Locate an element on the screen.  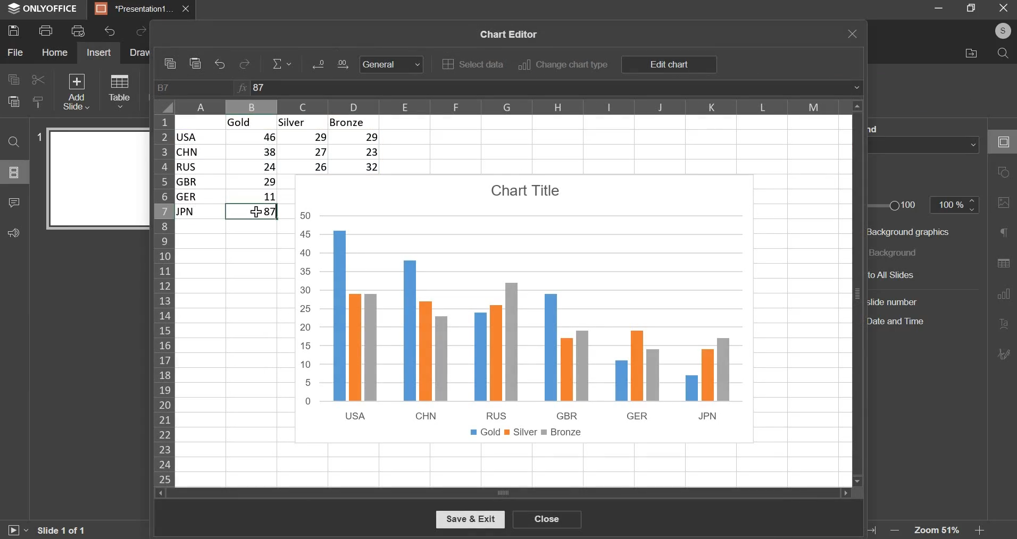
paste is located at coordinates (13, 102).